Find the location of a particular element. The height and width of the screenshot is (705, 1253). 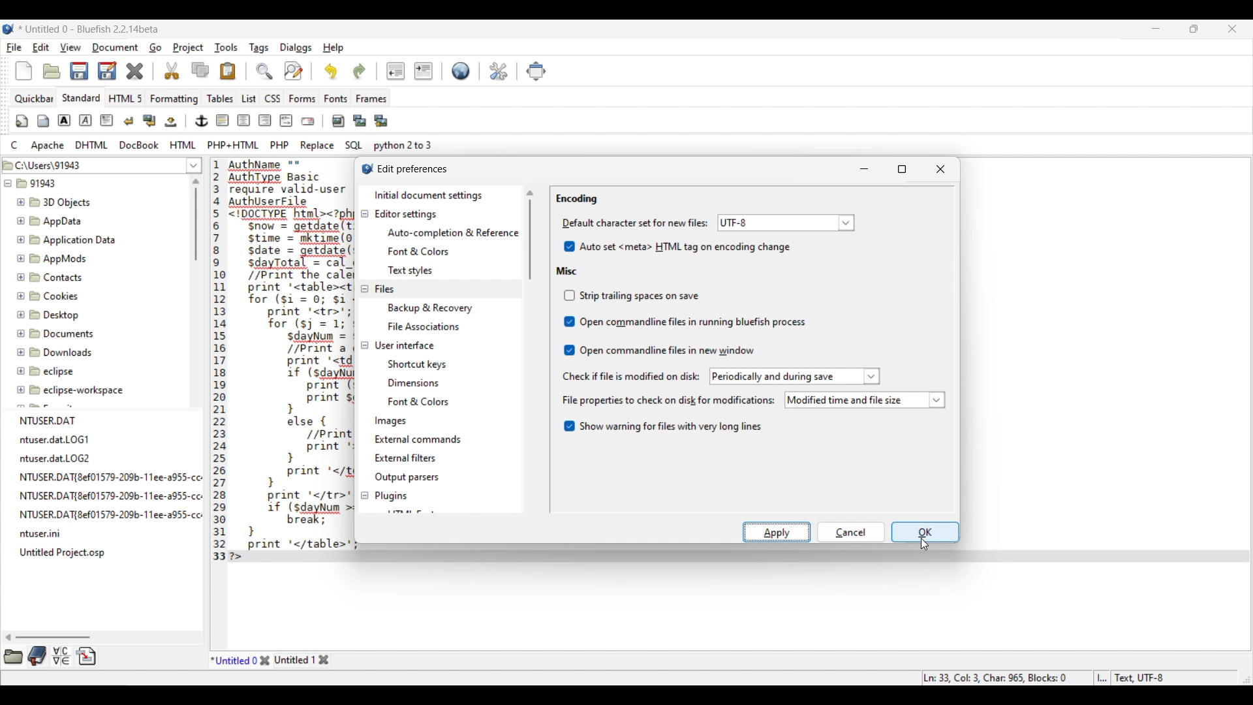

Output parsers is located at coordinates (408, 477).